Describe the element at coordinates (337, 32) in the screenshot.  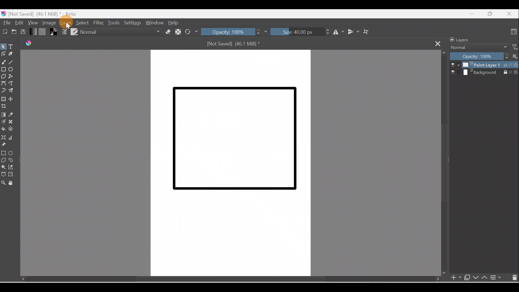
I see `Horizontal mirror tool` at that location.